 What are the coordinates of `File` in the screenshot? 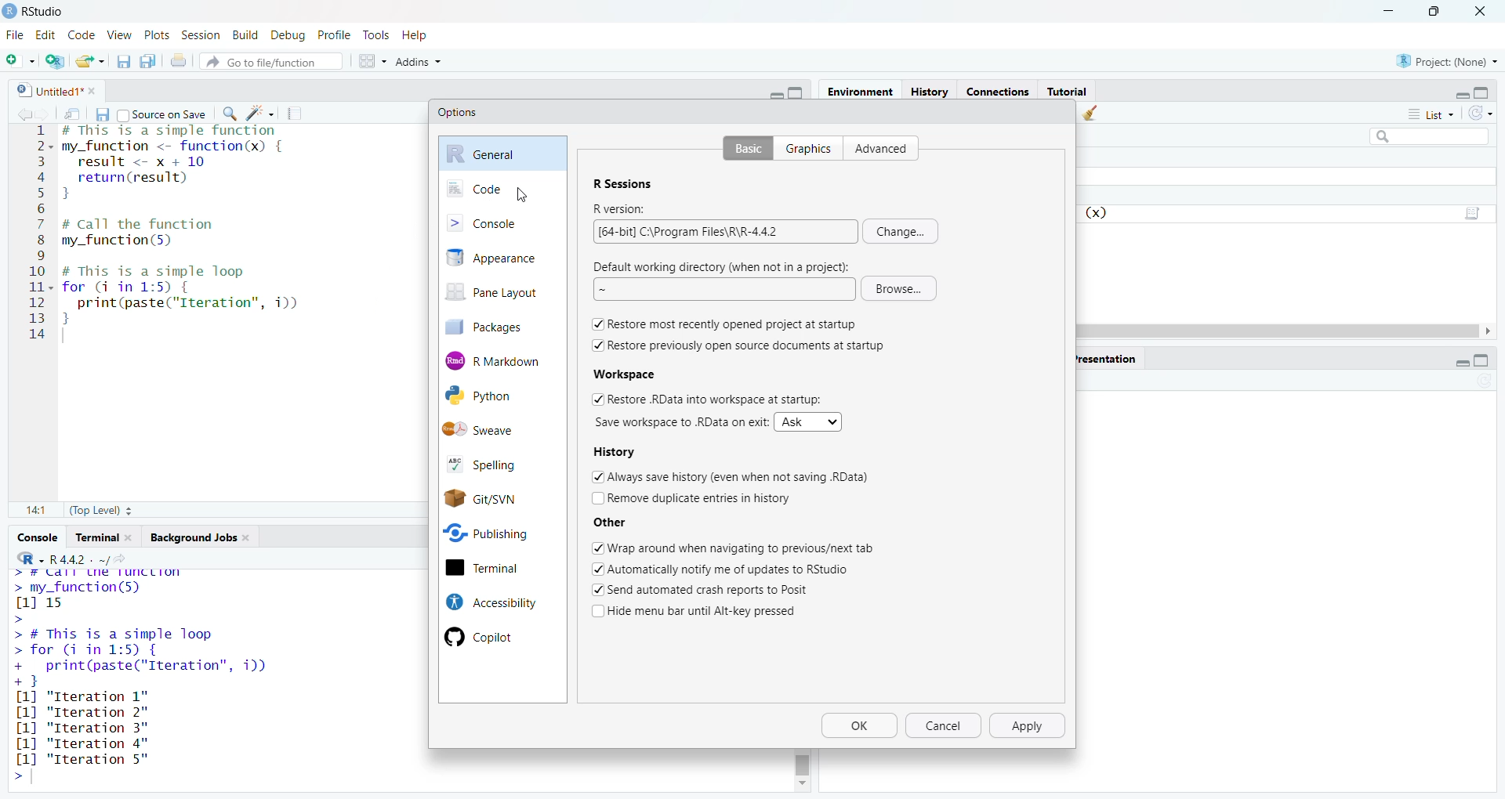 It's located at (15, 34).